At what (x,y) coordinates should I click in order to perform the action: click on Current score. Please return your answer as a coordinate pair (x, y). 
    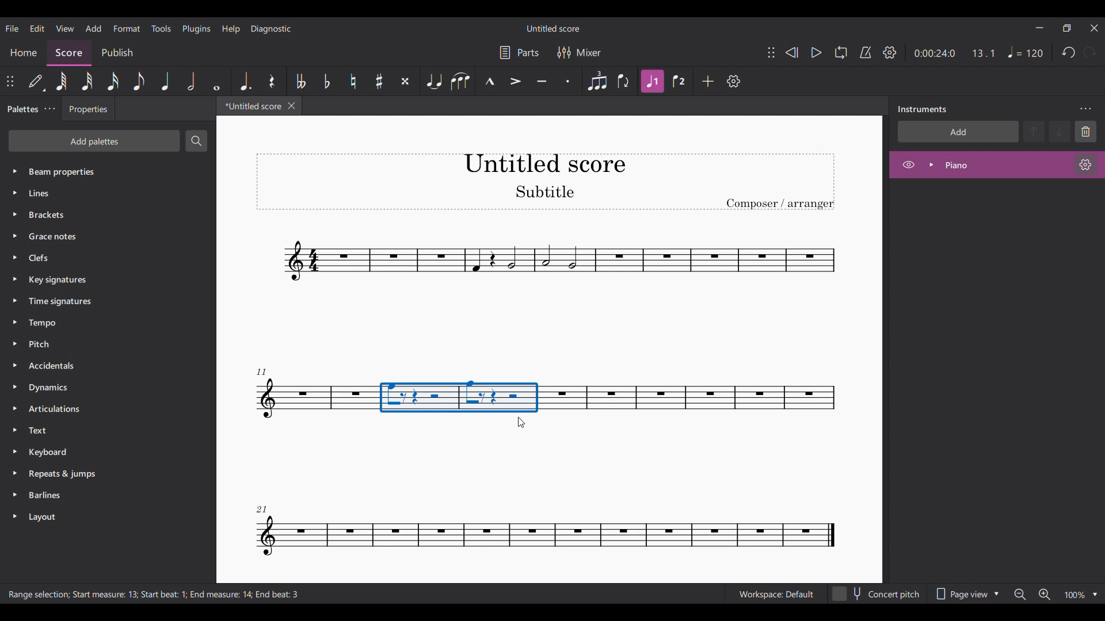
    Looking at the image, I should click on (548, 282).